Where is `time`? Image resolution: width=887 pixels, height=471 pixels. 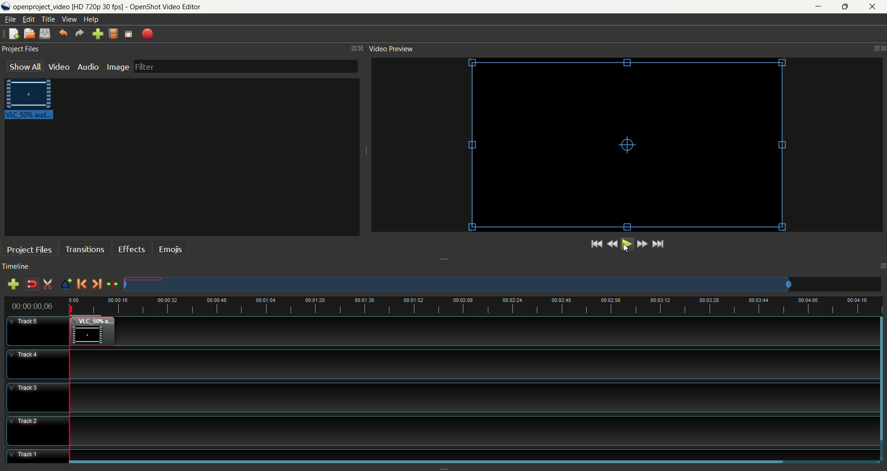 time is located at coordinates (36, 306).